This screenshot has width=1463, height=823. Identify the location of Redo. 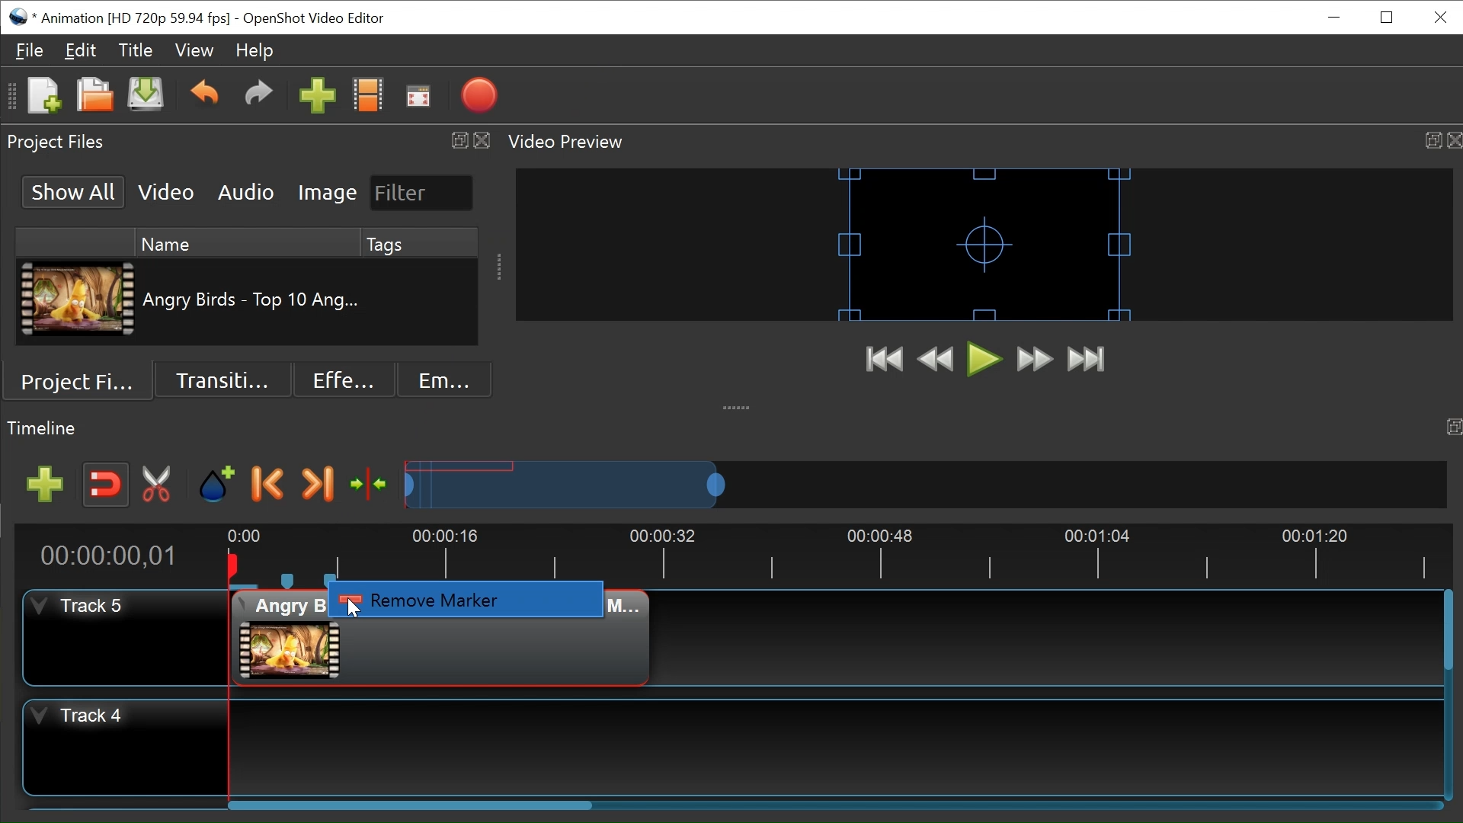
(258, 99).